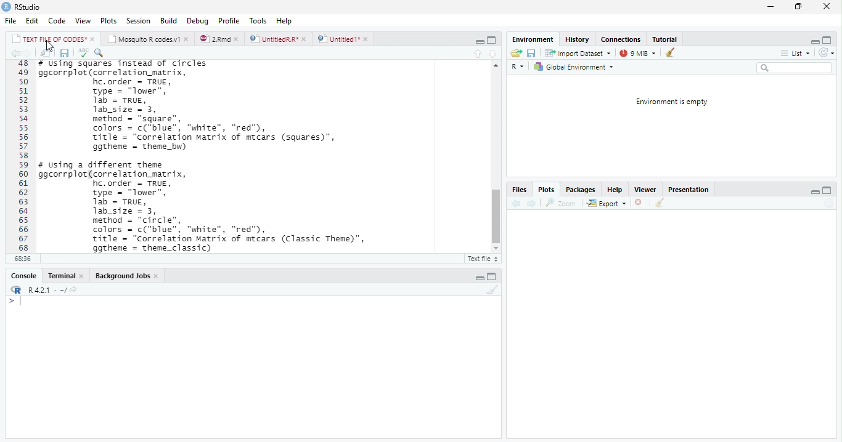 The width and height of the screenshot is (842, 442). What do you see at coordinates (49, 46) in the screenshot?
I see `cursor` at bounding box center [49, 46].